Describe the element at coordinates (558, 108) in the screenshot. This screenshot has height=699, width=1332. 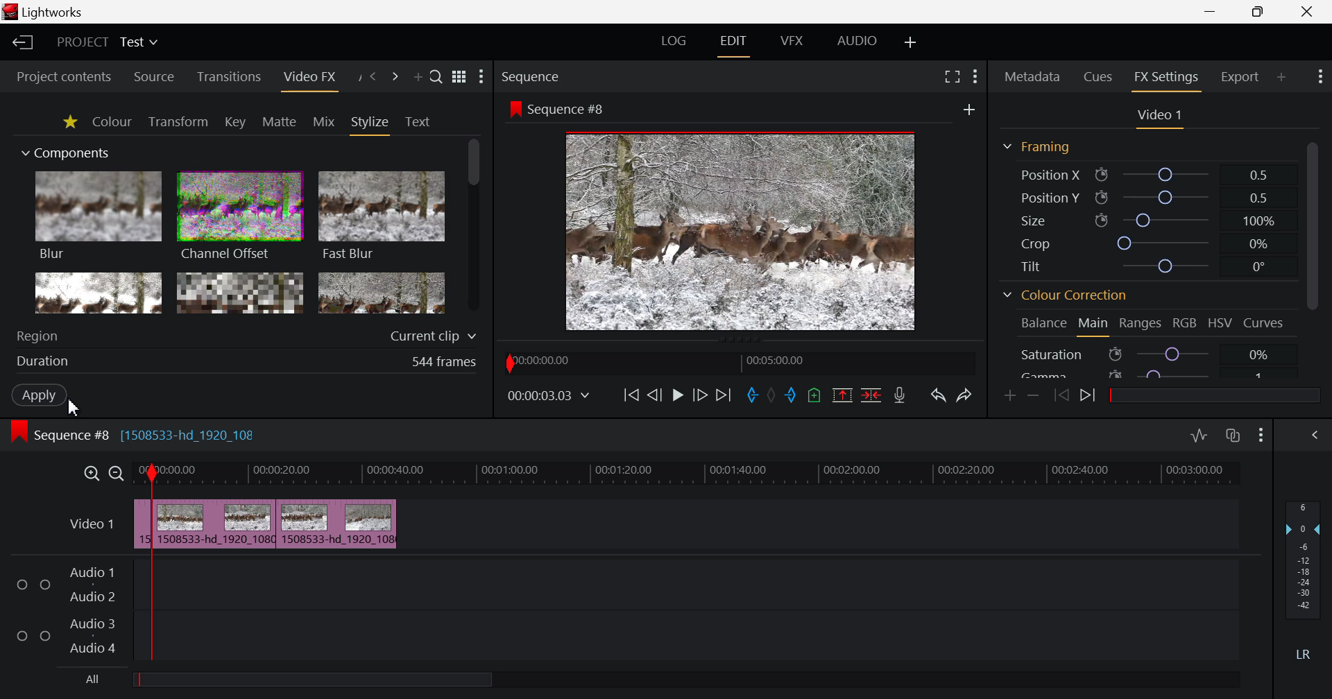
I see `Sequence #8` at that location.